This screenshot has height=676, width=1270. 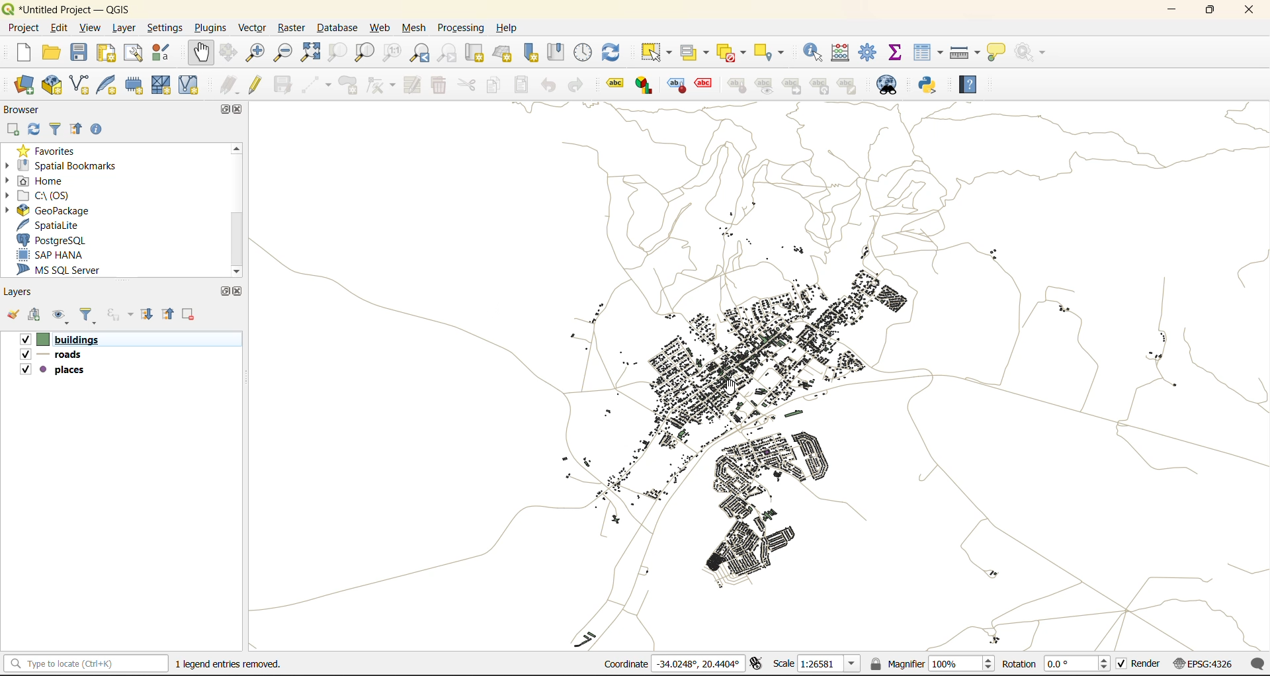 I want to click on save, so click(x=80, y=52).